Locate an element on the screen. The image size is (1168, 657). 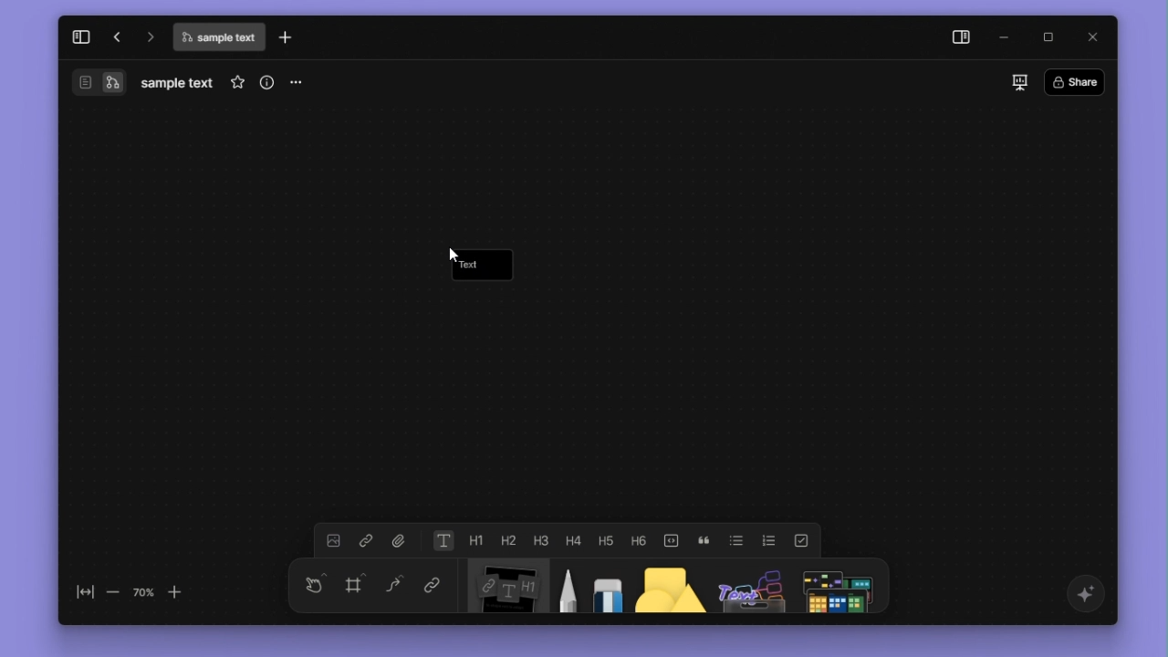
file name is located at coordinates (218, 39).